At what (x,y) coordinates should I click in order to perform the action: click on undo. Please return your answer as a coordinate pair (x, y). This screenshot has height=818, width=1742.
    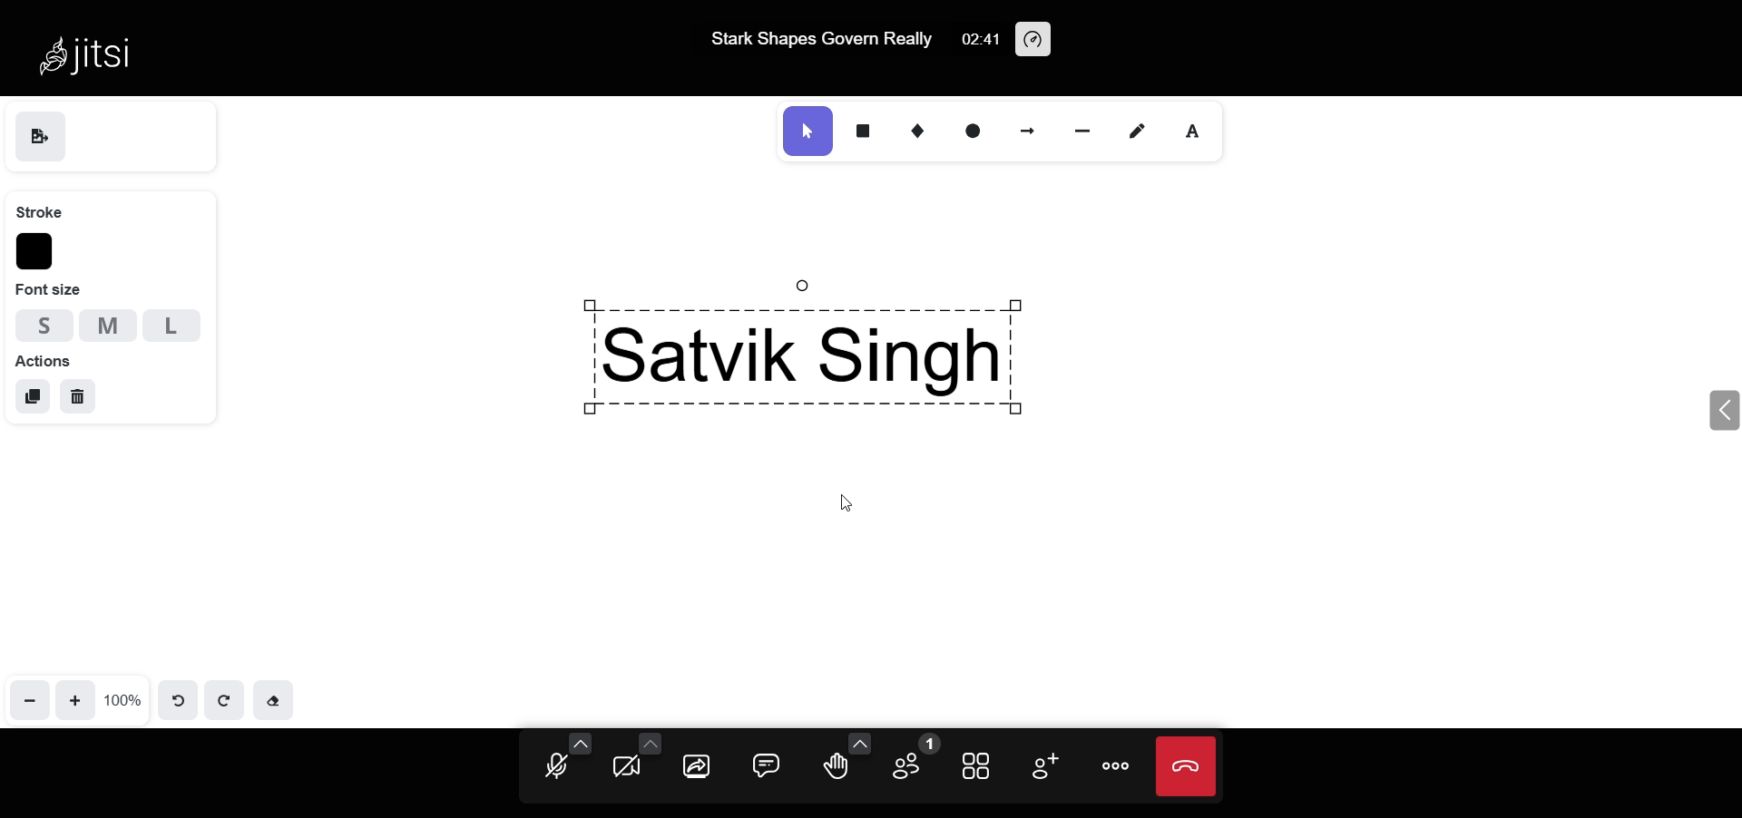
    Looking at the image, I should click on (180, 697).